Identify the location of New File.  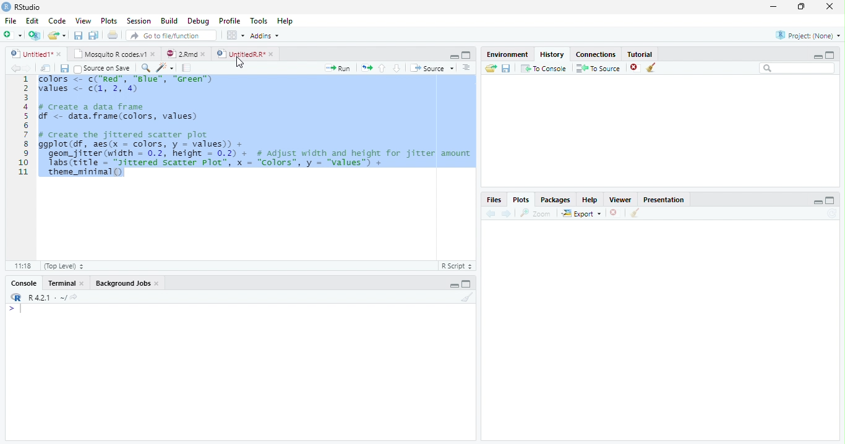
(13, 35).